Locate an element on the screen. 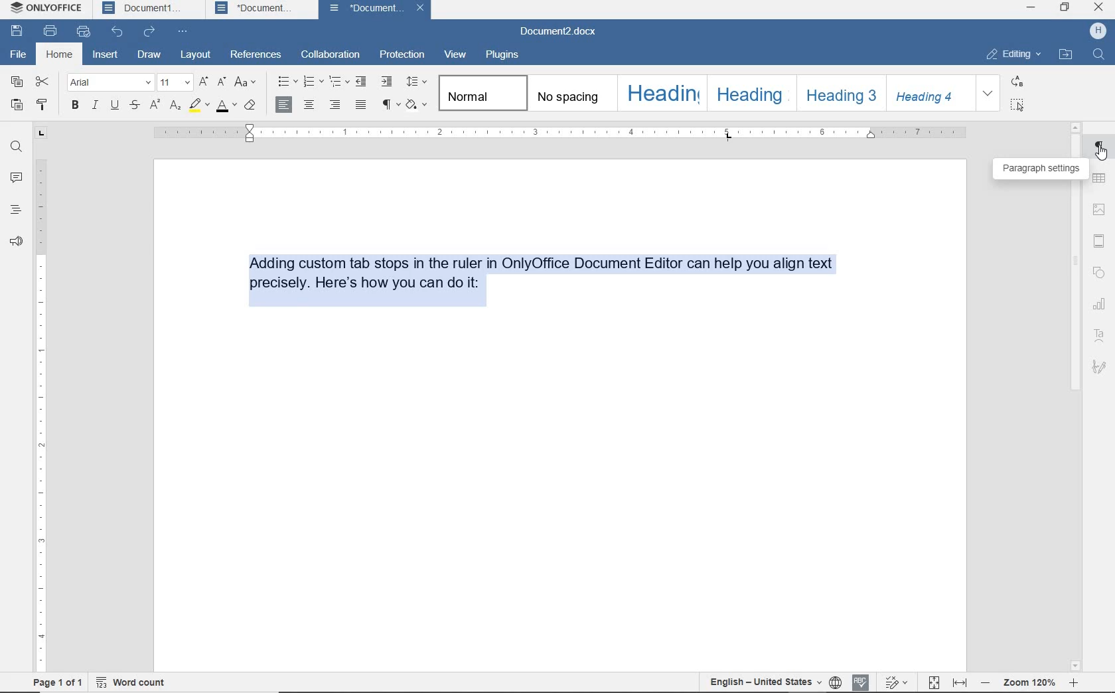  redo is located at coordinates (150, 33).